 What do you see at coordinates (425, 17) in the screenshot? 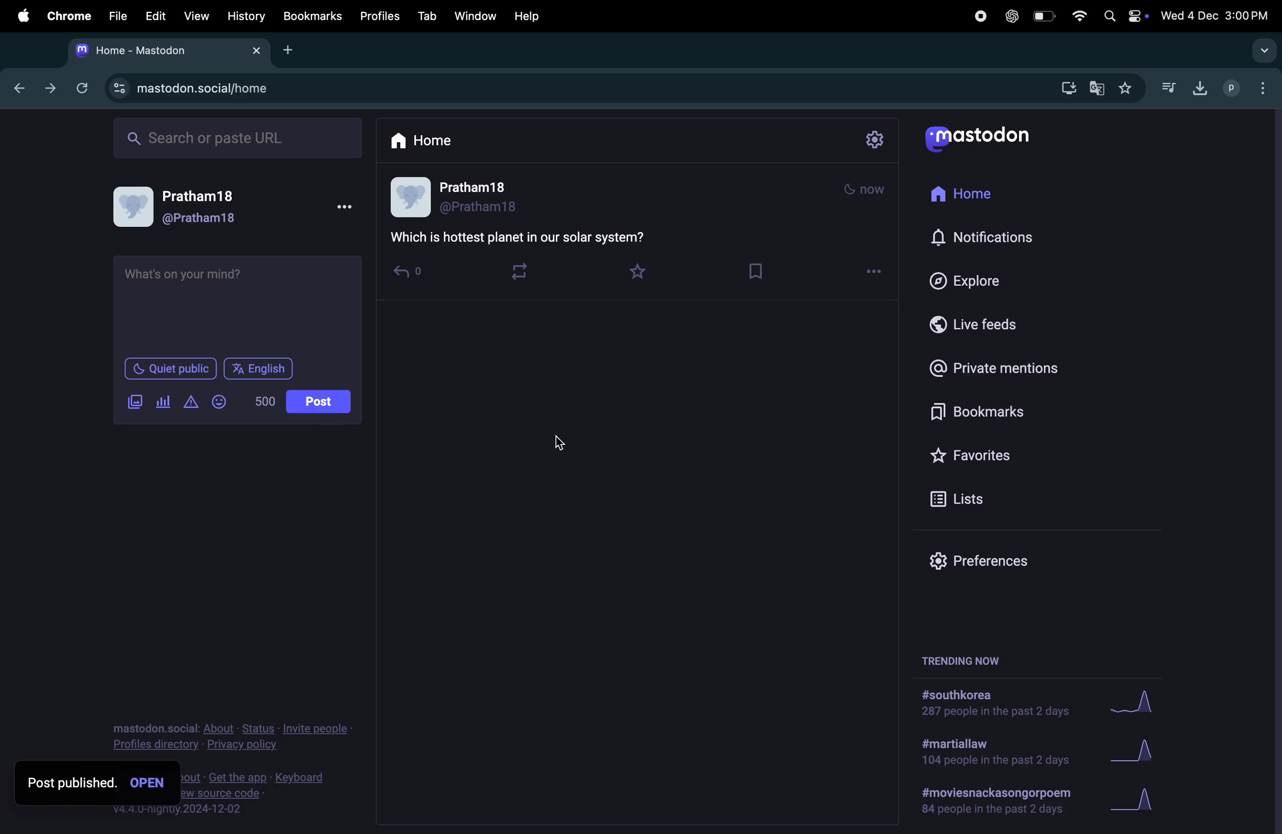
I see `tab` at bounding box center [425, 17].